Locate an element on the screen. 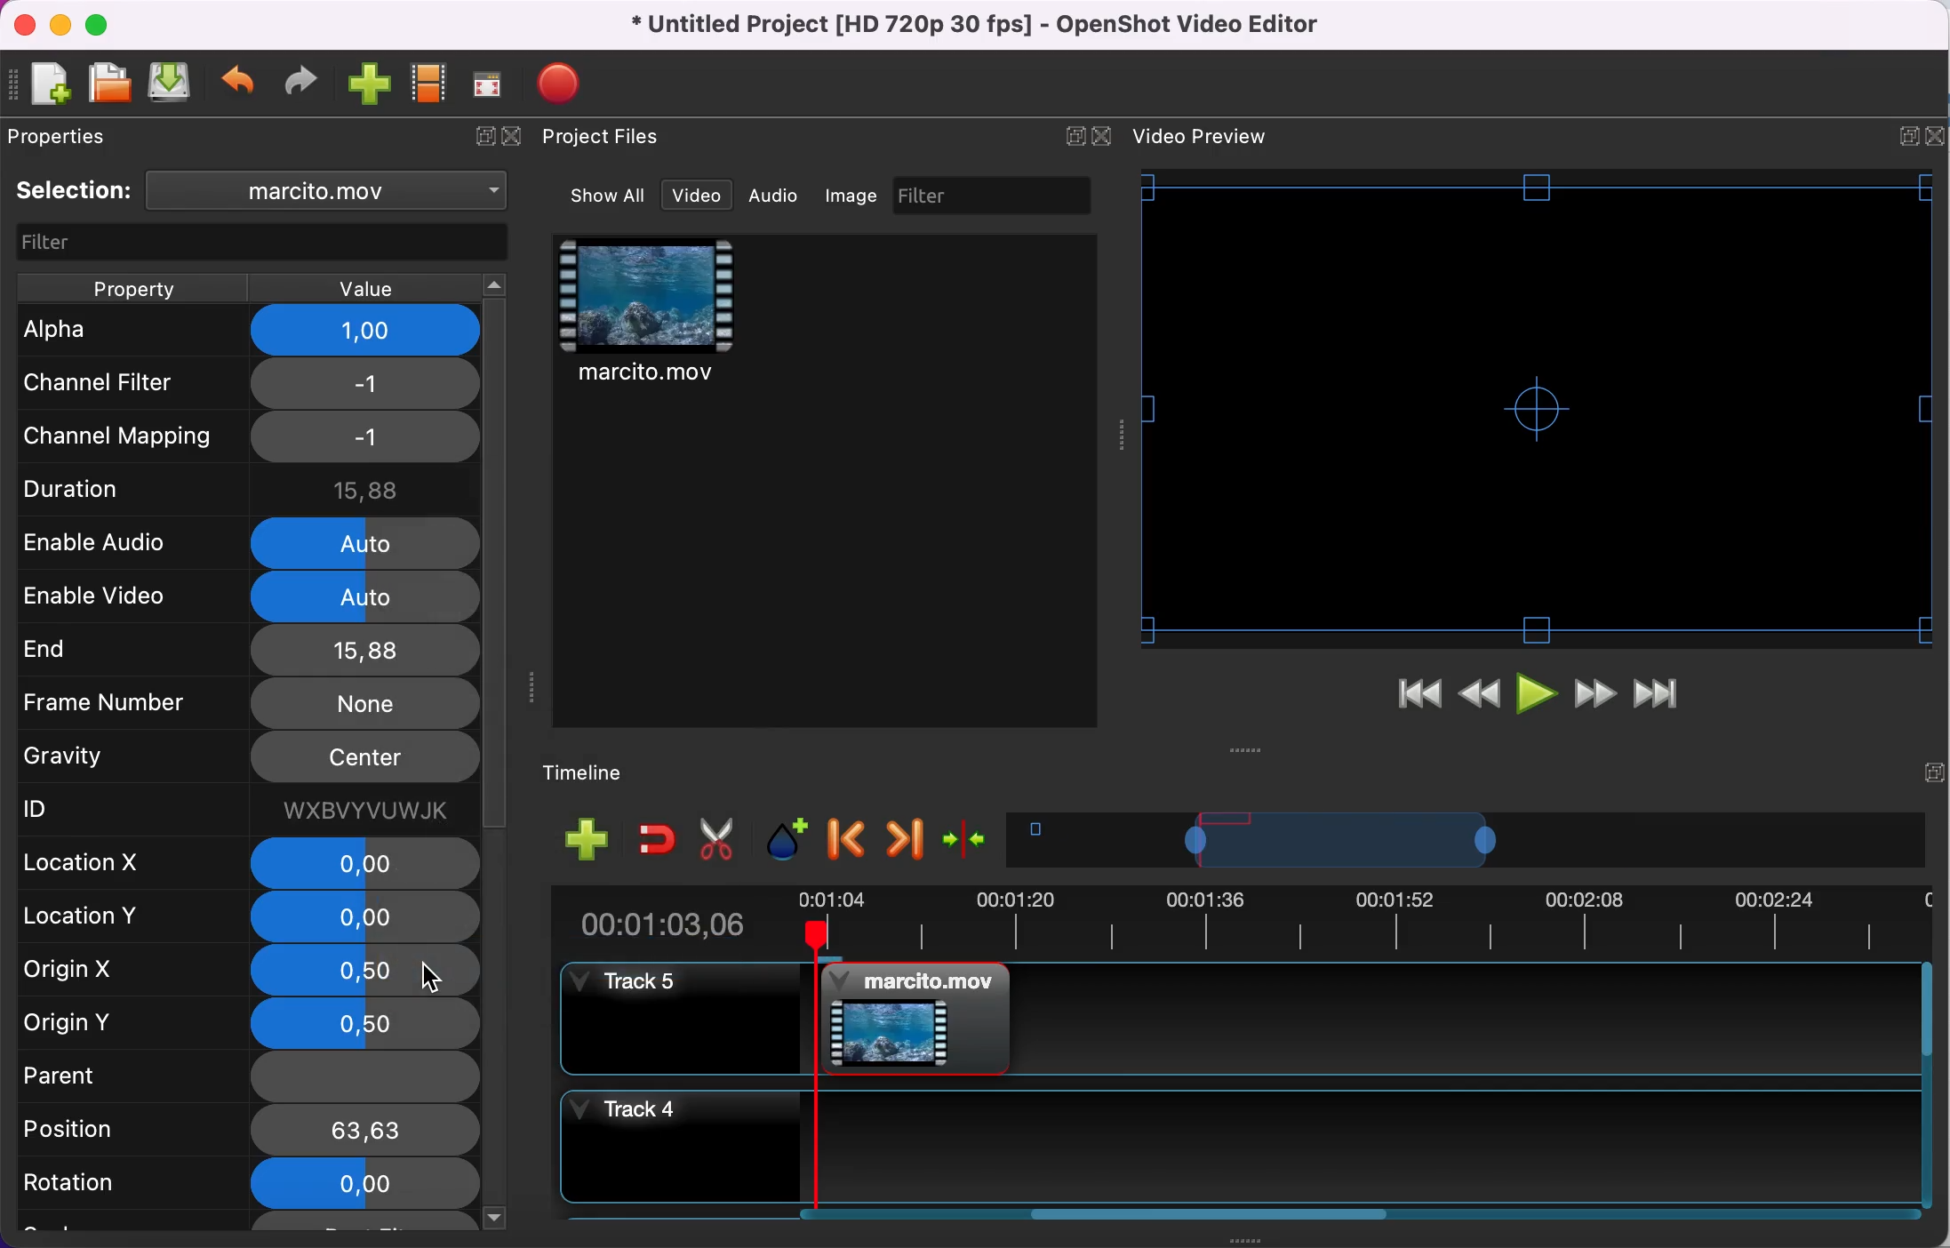  add marker is located at coordinates (790, 840).